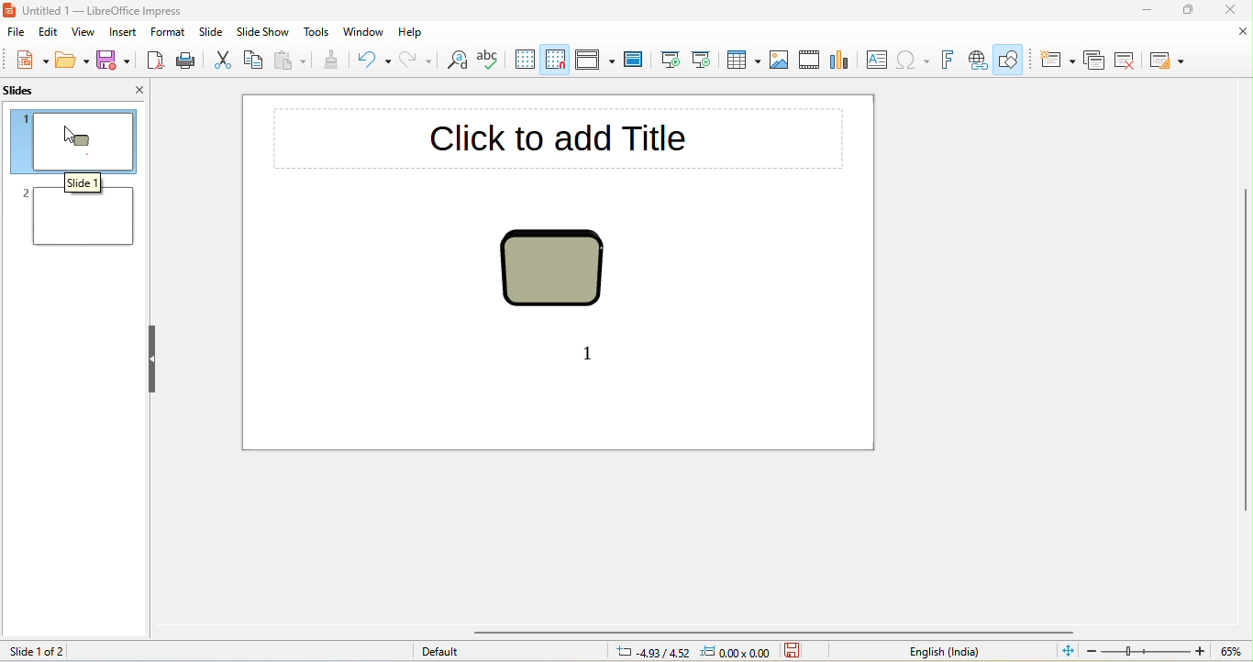 The image size is (1253, 662). Describe the element at coordinates (878, 652) in the screenshot. I see `text language` at that location.